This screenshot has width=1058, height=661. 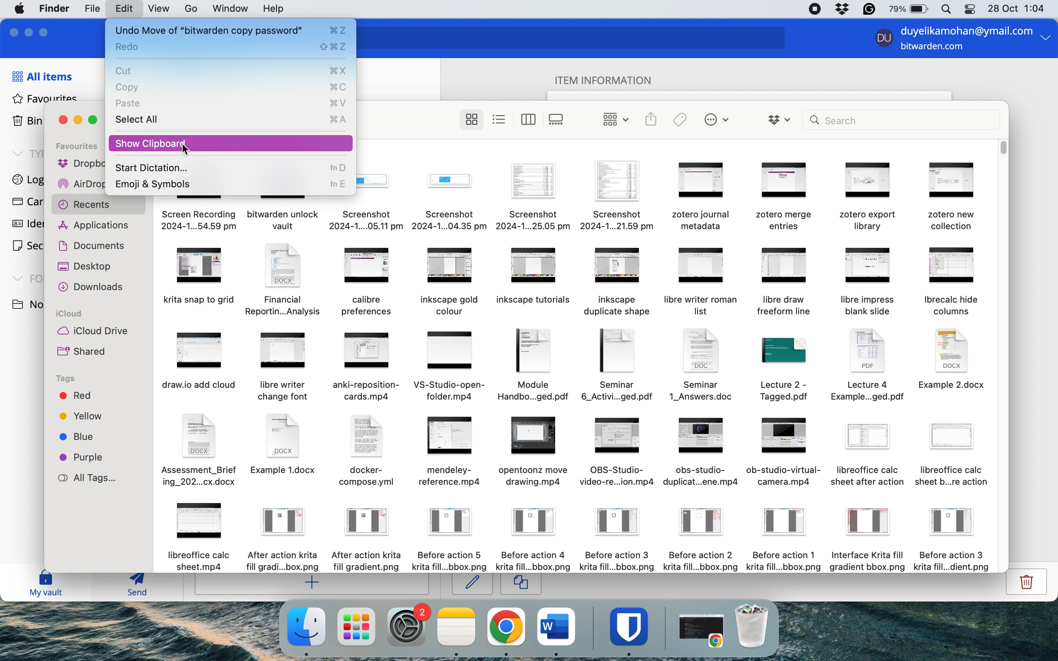 What do you see at coordinates (229, 168) in the screenshot?
I see `start diction` at bounding box center [229, 168].